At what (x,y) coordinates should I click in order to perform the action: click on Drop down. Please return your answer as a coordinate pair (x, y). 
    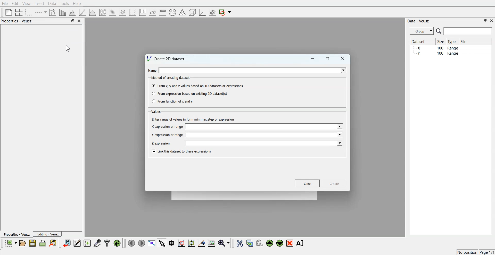
    Looking at the image, I should click on (339, 134).